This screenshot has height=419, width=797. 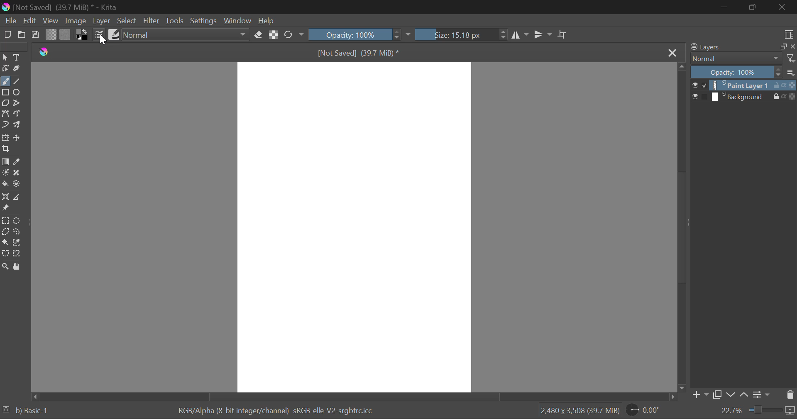 I want to click on Calligraphic Line, so click(x=16, y=68).